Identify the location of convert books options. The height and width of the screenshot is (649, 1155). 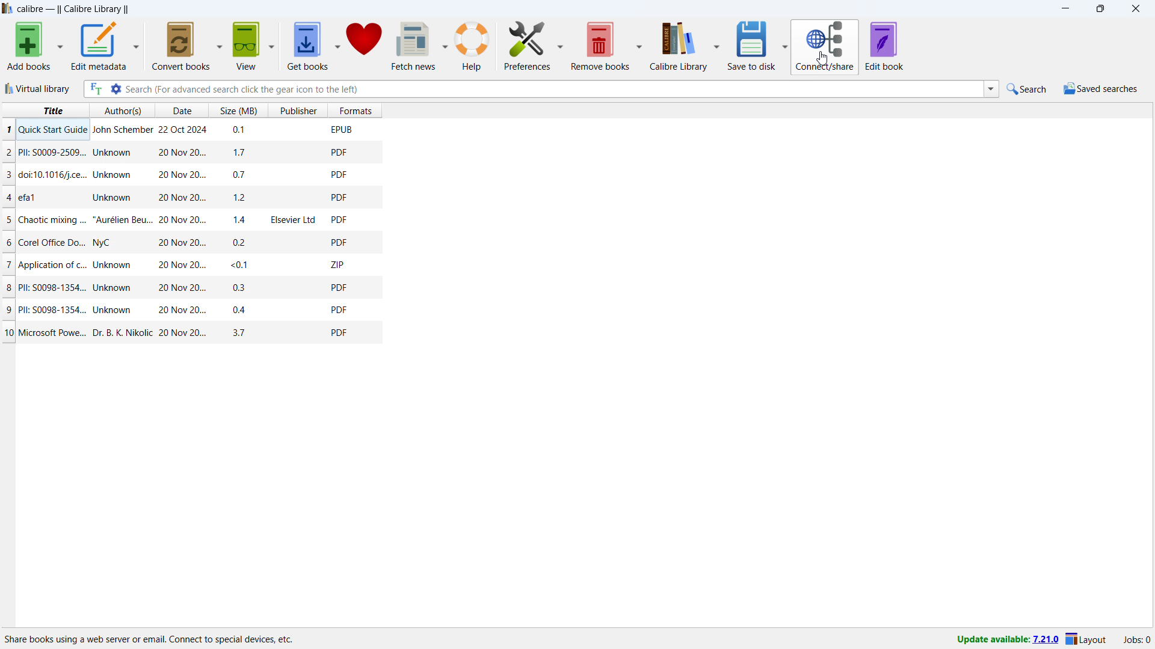
(219, 45).